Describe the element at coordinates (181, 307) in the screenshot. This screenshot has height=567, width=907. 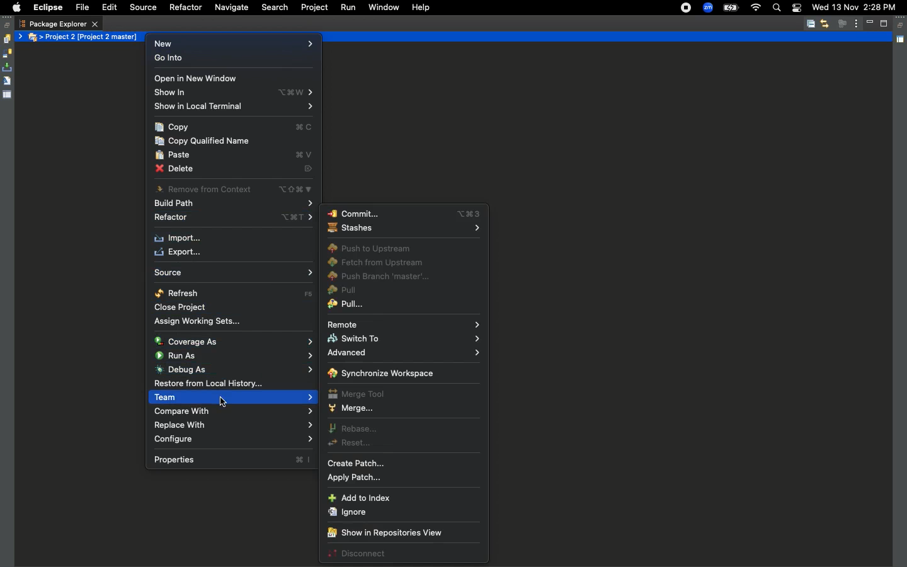
I see `Close project` at that location.